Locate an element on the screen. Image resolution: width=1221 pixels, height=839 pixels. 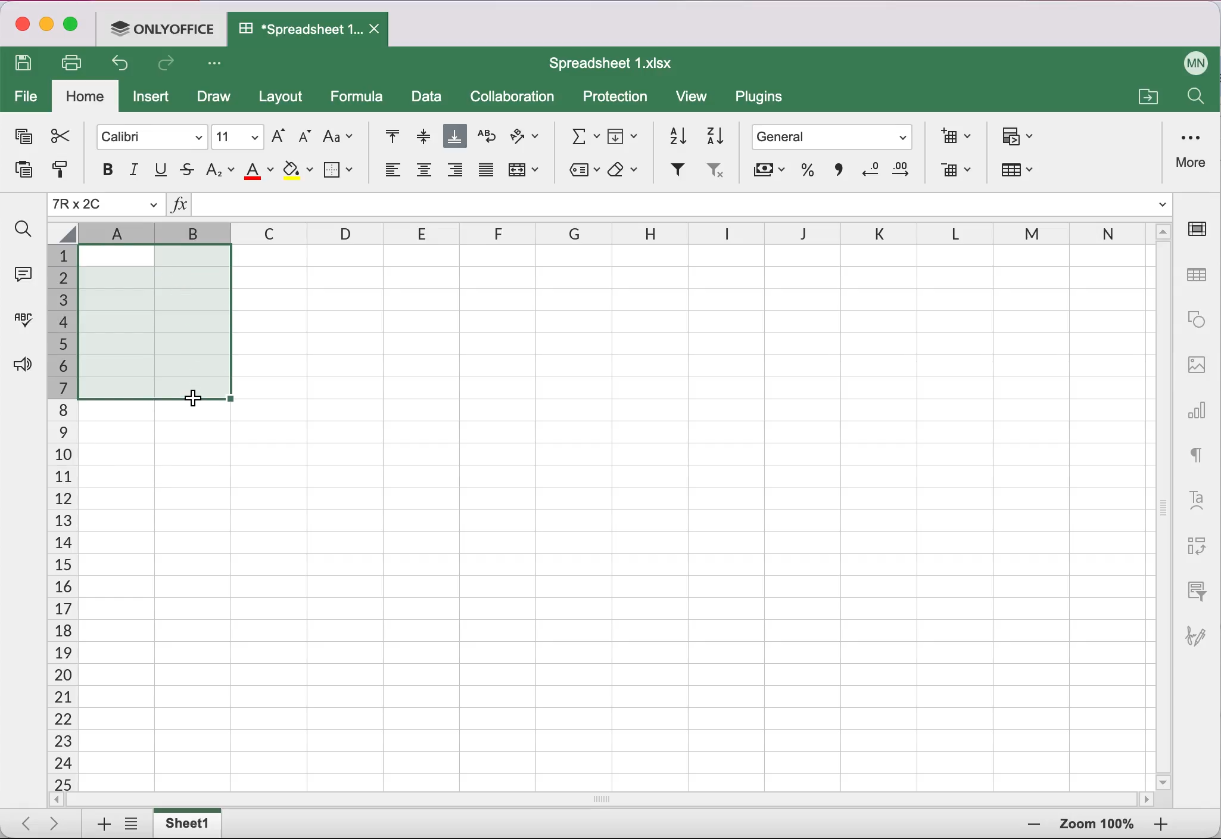
view is located at coordinates (697, 99).